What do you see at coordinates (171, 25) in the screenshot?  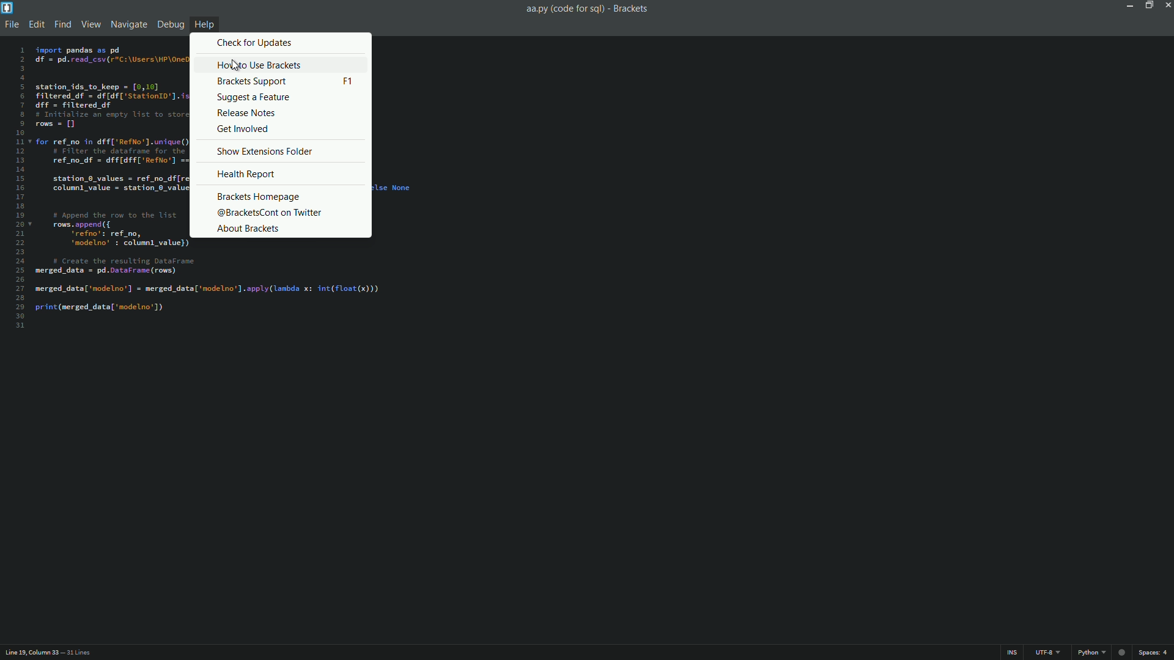 I see `debug menu` at bounding box center [171, 25].